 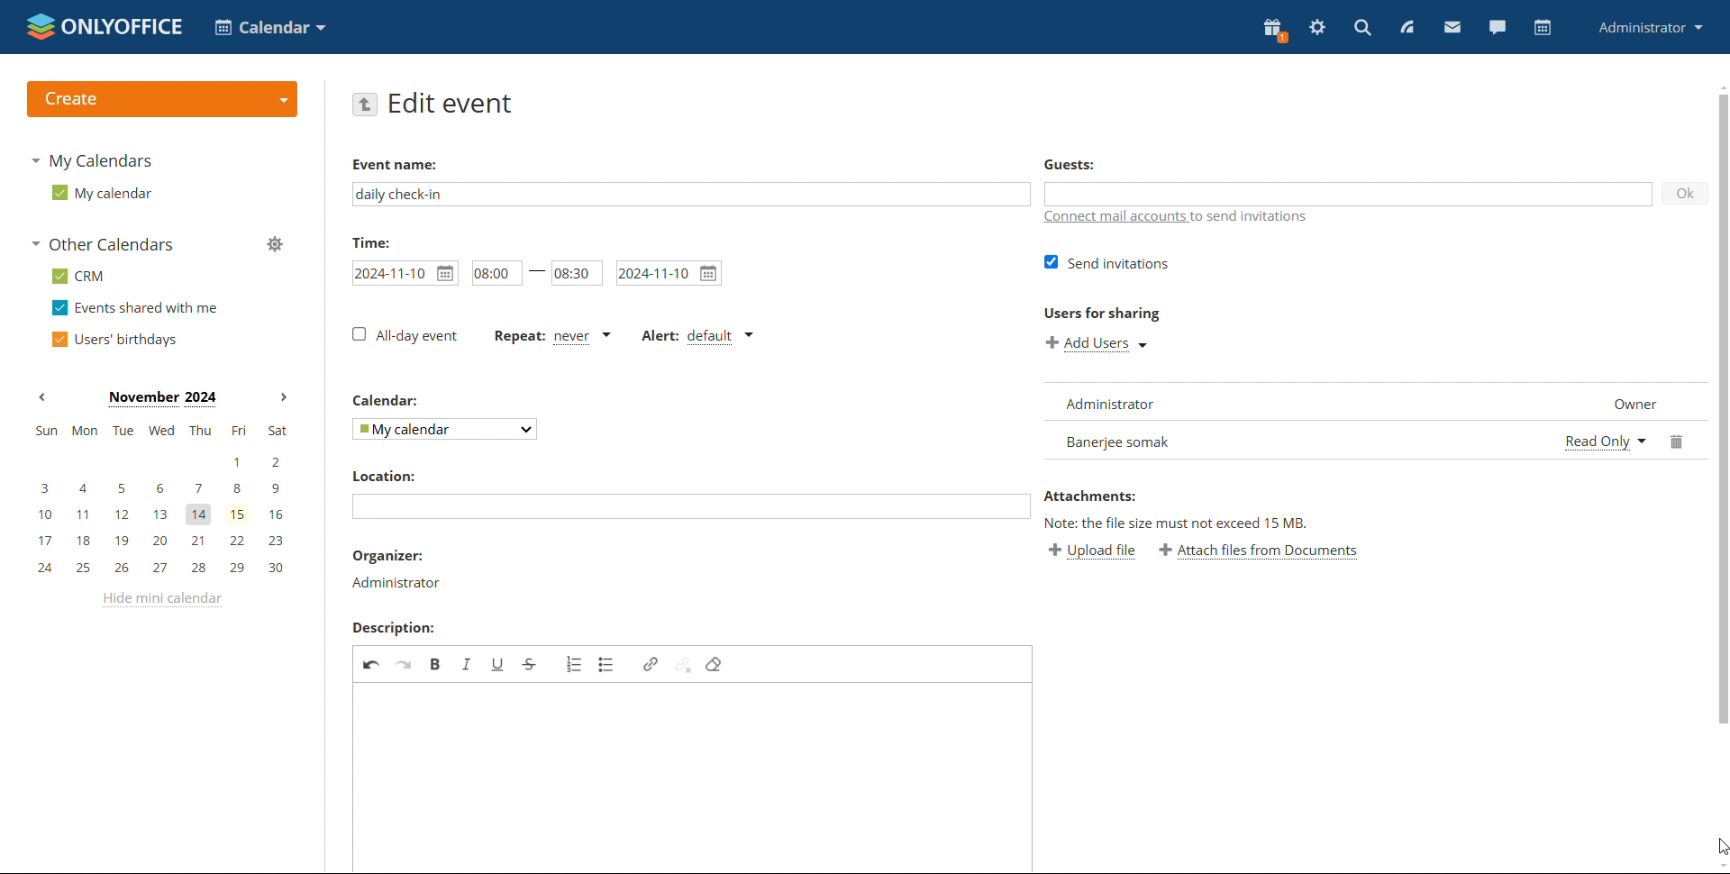 What do you see at coordinates (1348, 194) in the screenshot?
I see `add guests` at bounding box center [1348, 194].